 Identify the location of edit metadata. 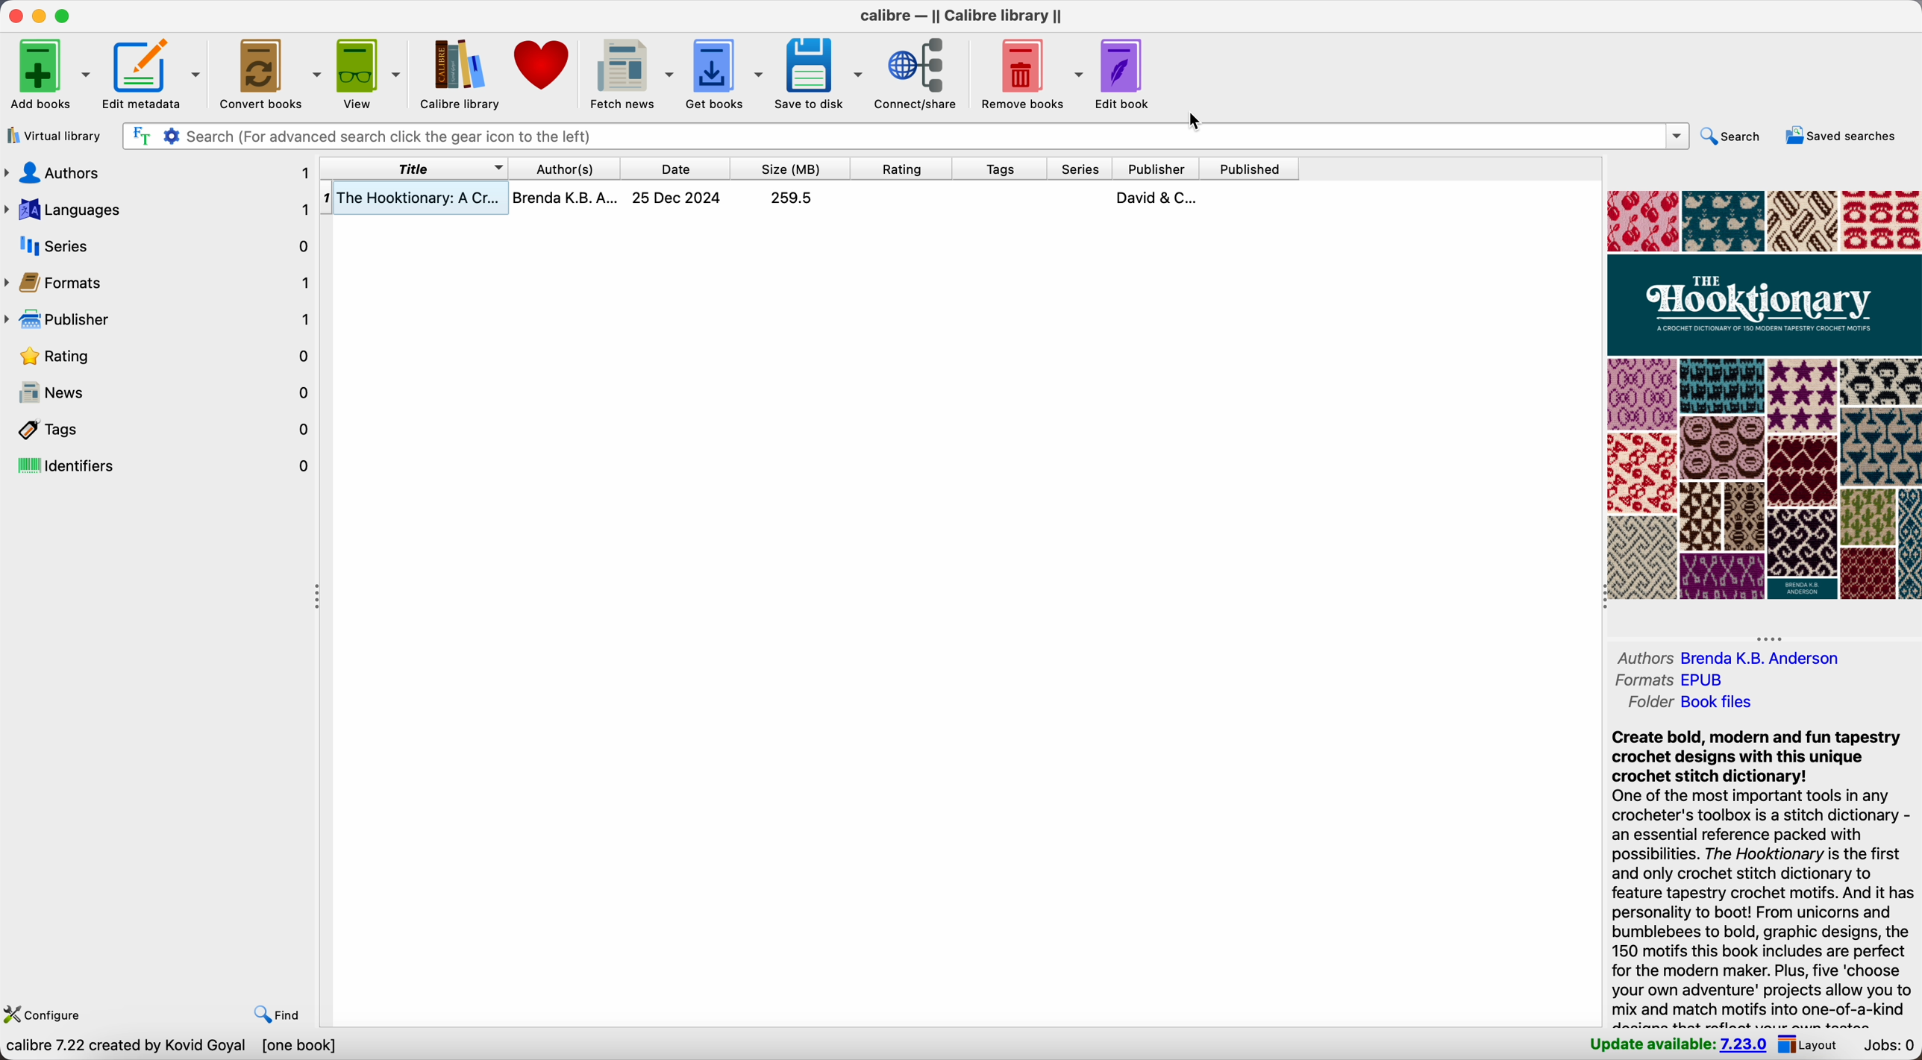
(151, 75).